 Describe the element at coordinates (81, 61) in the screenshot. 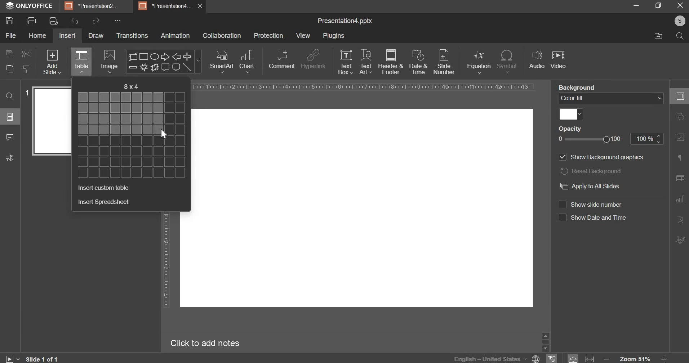

I see `tables` at that location.